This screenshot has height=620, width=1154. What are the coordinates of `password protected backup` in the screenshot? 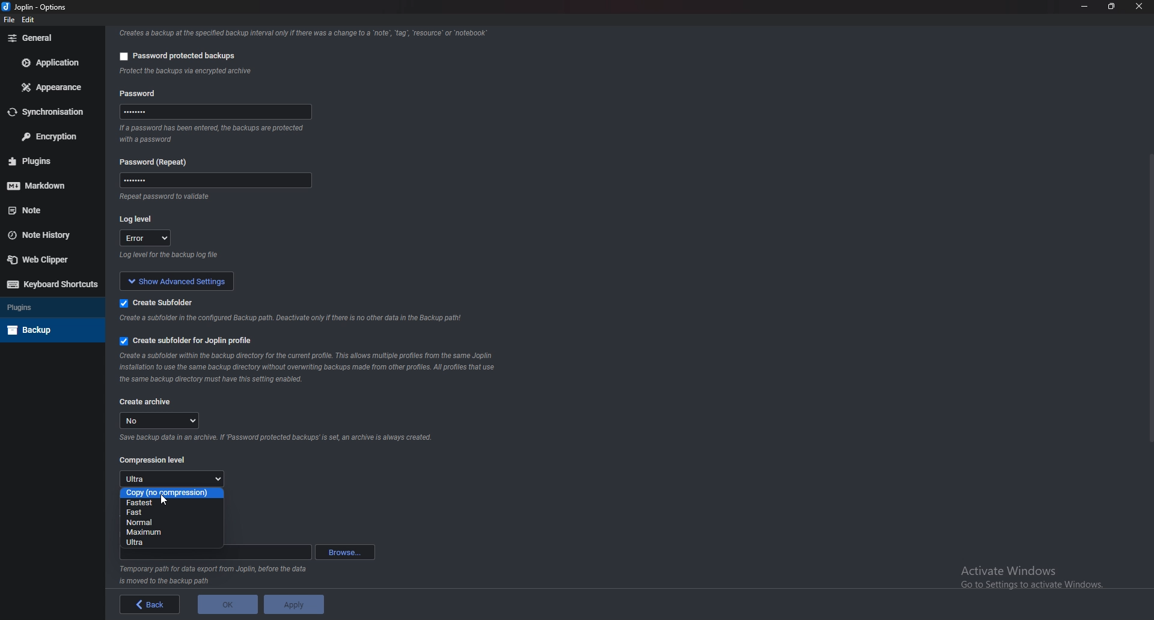 It's located at (174, 54).